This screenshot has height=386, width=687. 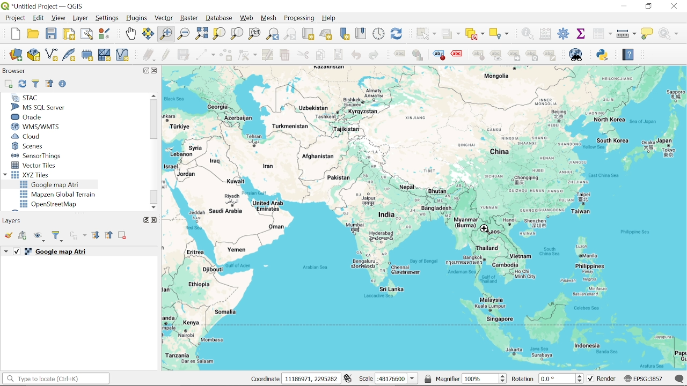 I want to click on Browser, so click(x=14, y=72).